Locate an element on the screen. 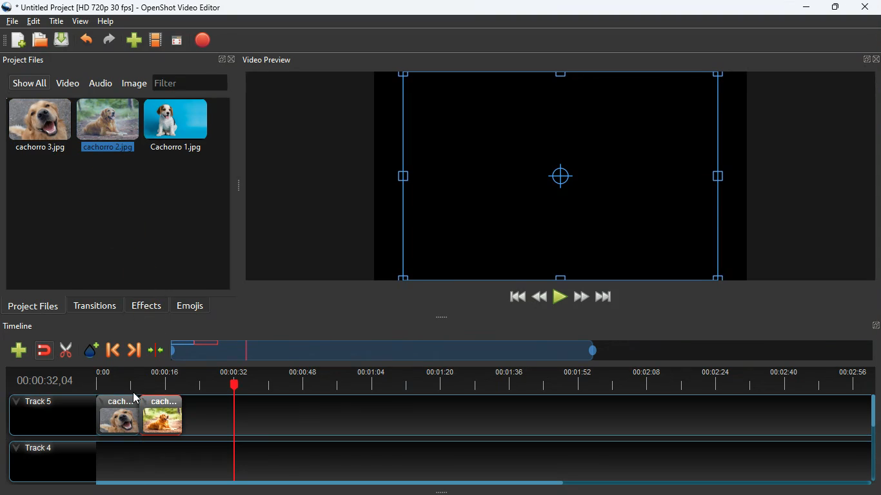 This screenshot has width=881, height=495. screen is located at coordinates (177, 41).